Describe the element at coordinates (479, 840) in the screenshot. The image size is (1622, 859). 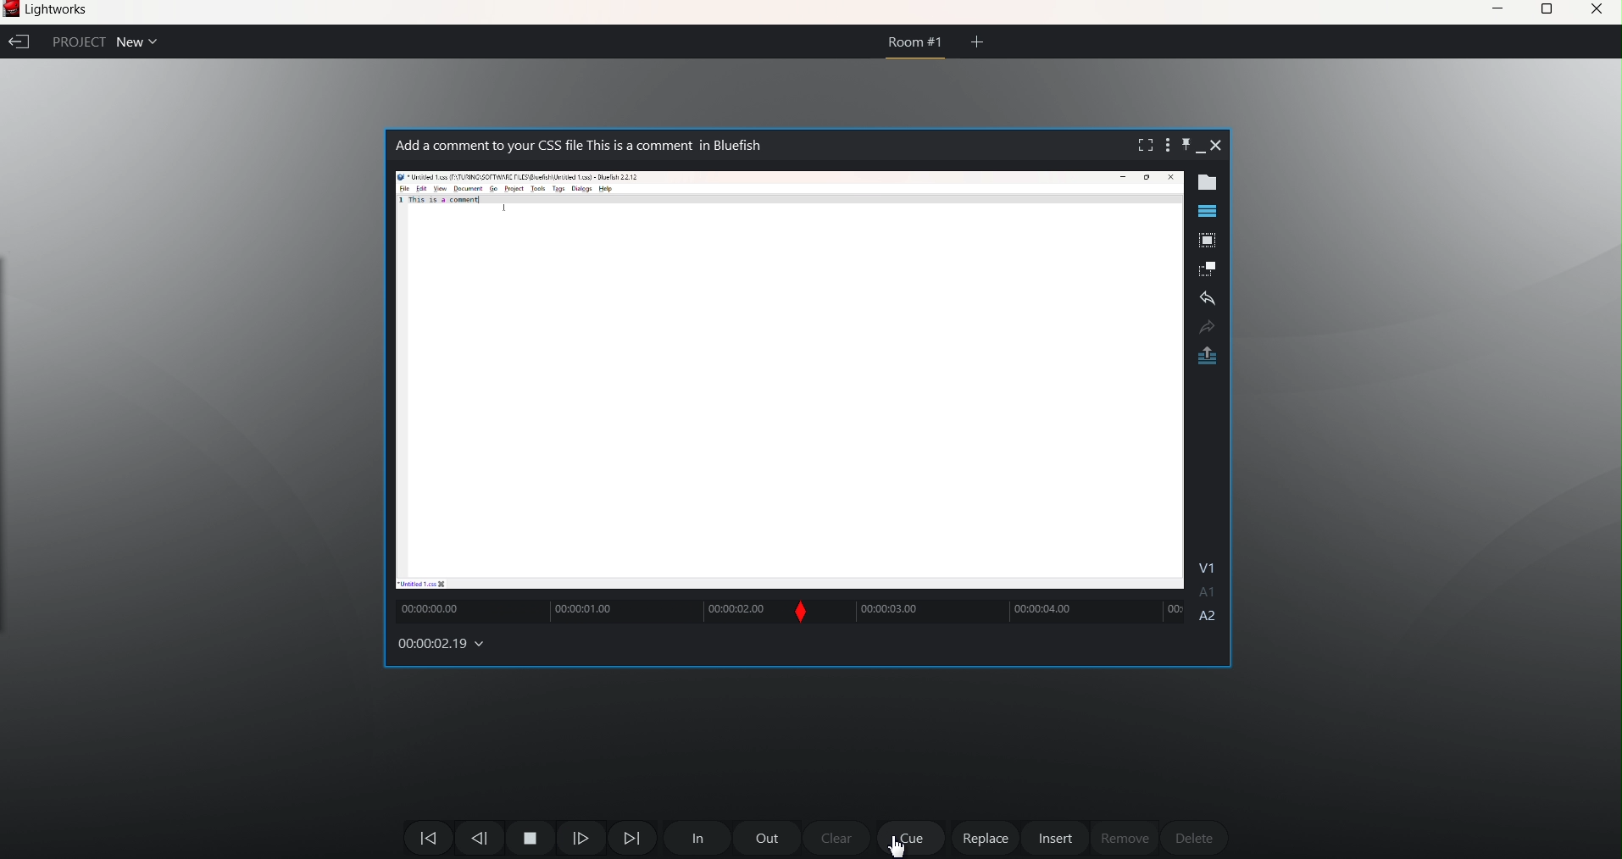
I see `move one frame backward` at that location.